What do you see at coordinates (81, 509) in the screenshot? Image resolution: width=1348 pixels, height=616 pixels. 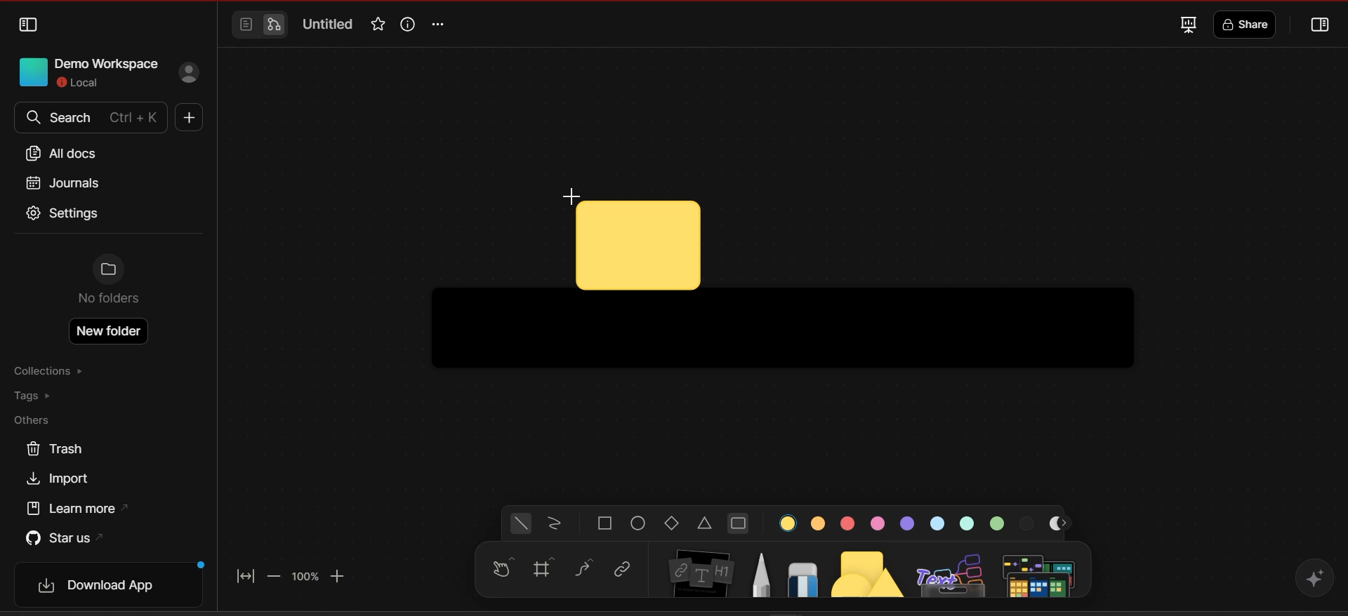 I see `learn more` at bounding box center [81, 509].